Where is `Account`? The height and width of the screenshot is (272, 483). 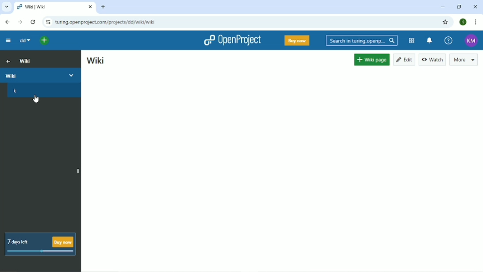 Account is located at coordinates (470, 40).